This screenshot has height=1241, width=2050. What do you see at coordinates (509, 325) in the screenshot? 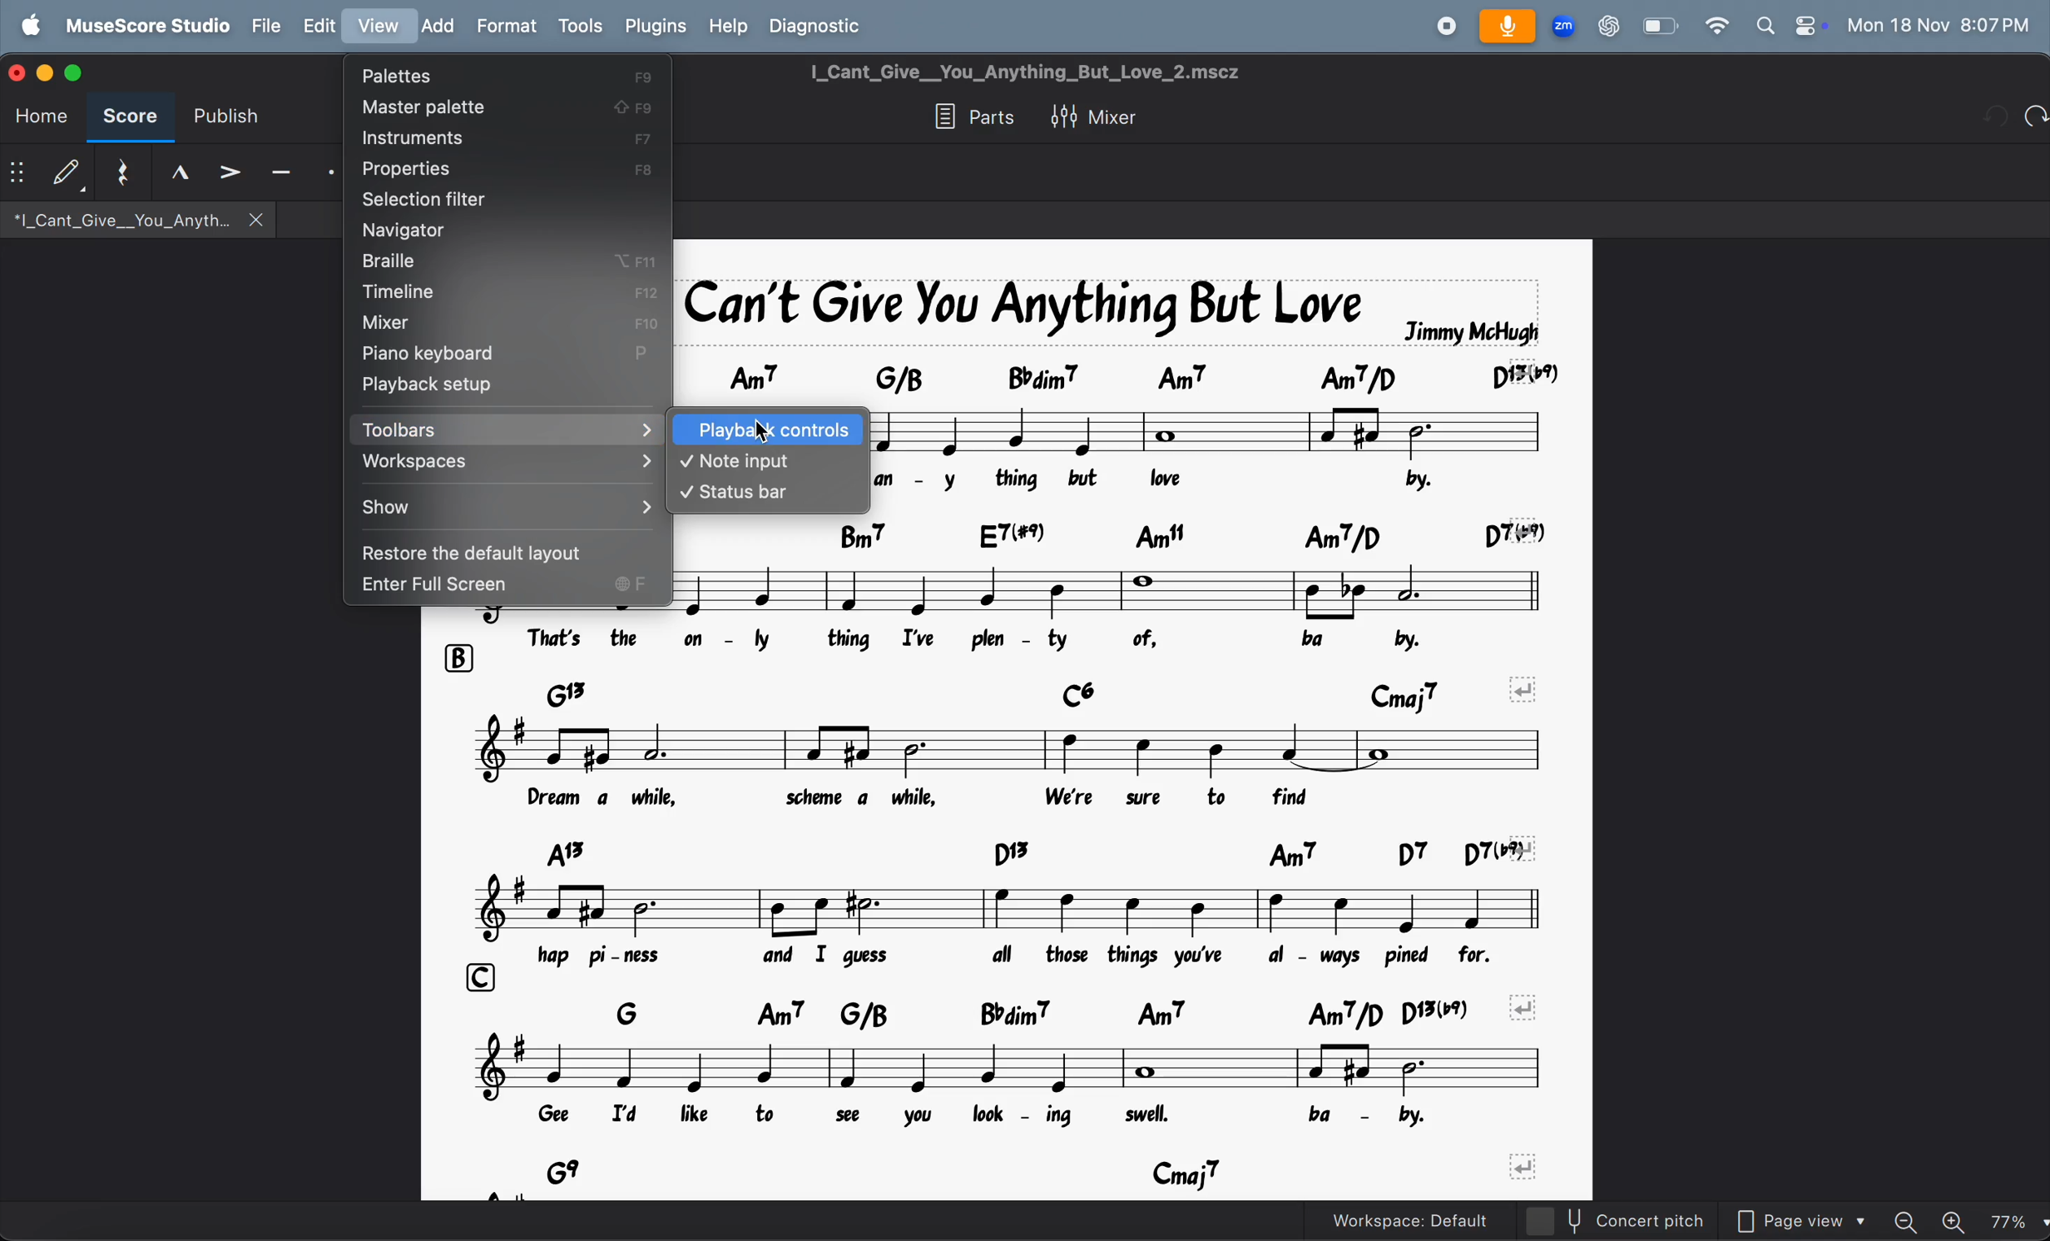
I see `mixer` at bounding box center [509, 325].